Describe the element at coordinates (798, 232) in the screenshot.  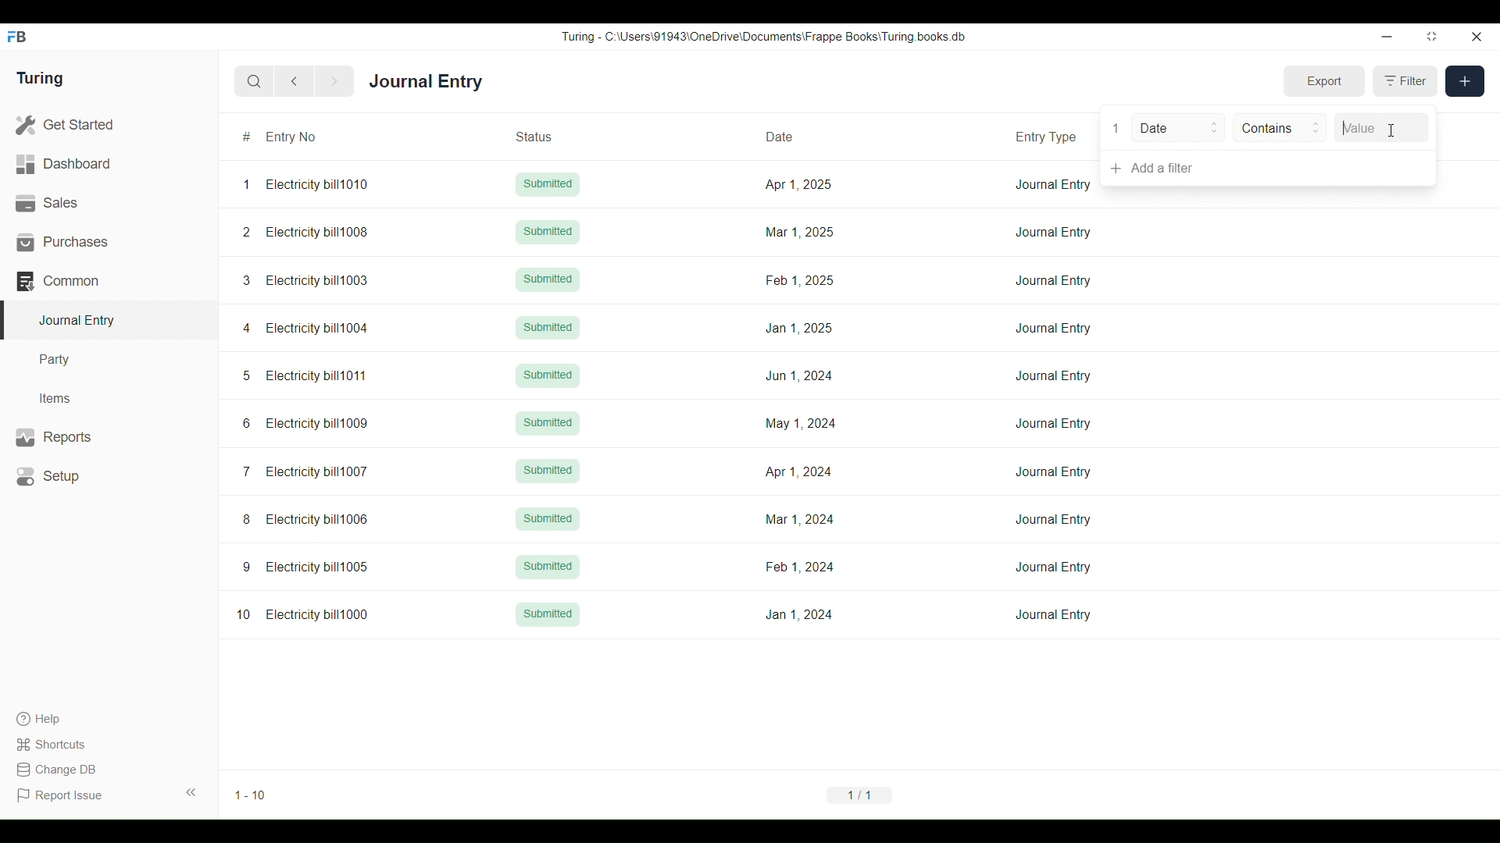
I see `Mar 1, 2025` at that location.